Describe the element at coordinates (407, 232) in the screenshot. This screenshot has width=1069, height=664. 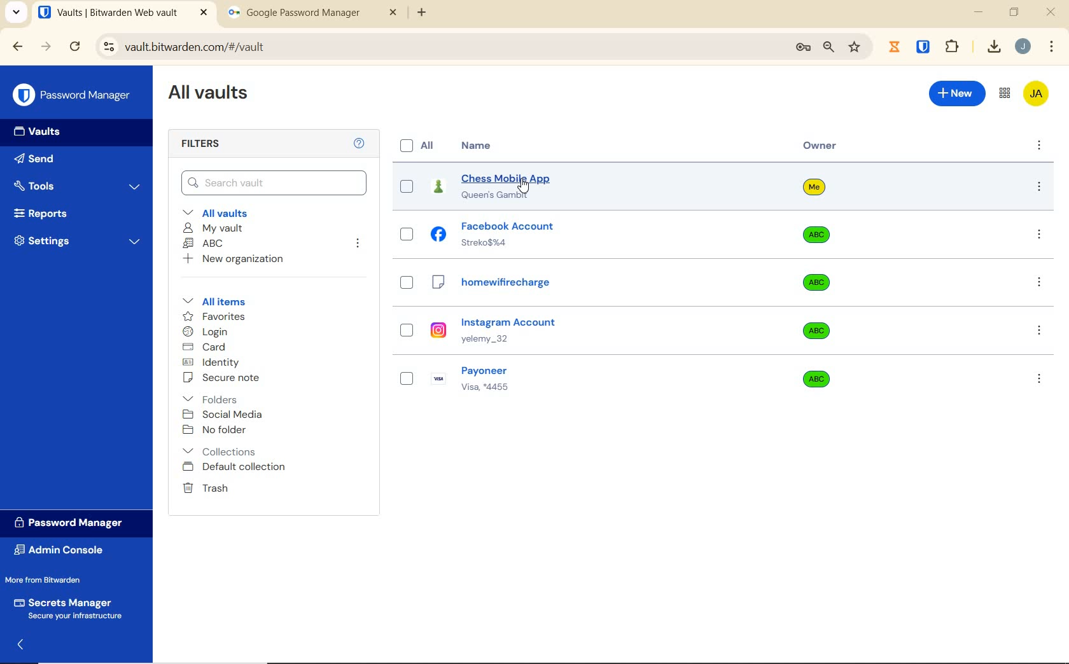
I see `check box` at that location.